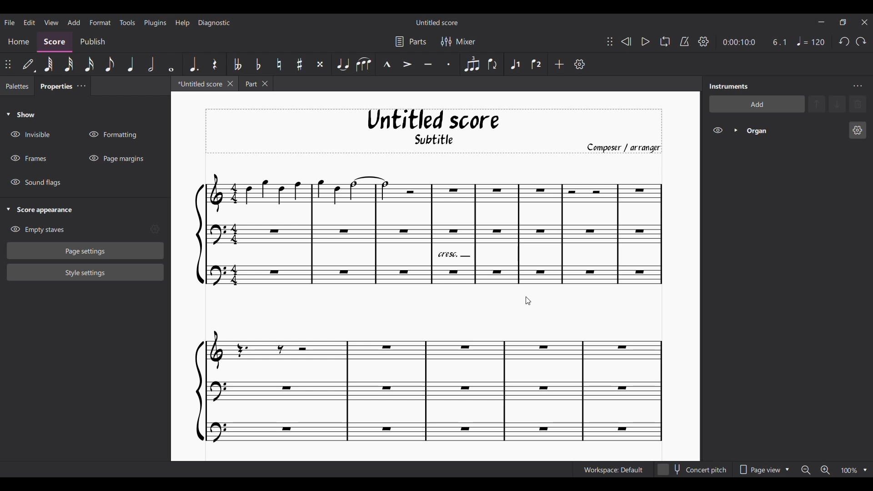 The width and height of the screenshot is (873, 491). Describe the element at coordinates (74, 22) in the screenshot. I see `Add menu` at that location.